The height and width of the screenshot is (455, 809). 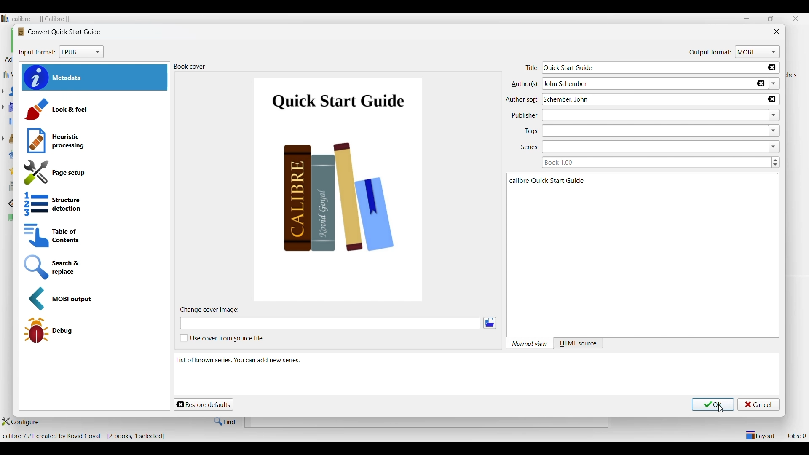 What do you see at coordinates (222, 338) in the screenshot?
I see `Toggle cover from source file` at bounding box center [222, 338].